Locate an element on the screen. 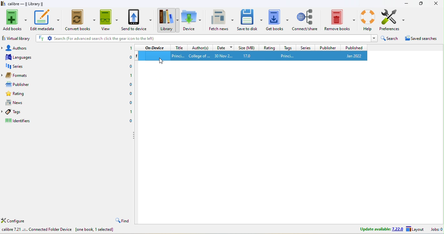 The height and width of the screenshot is (234, 444). find is located at coordinates (122, 221).